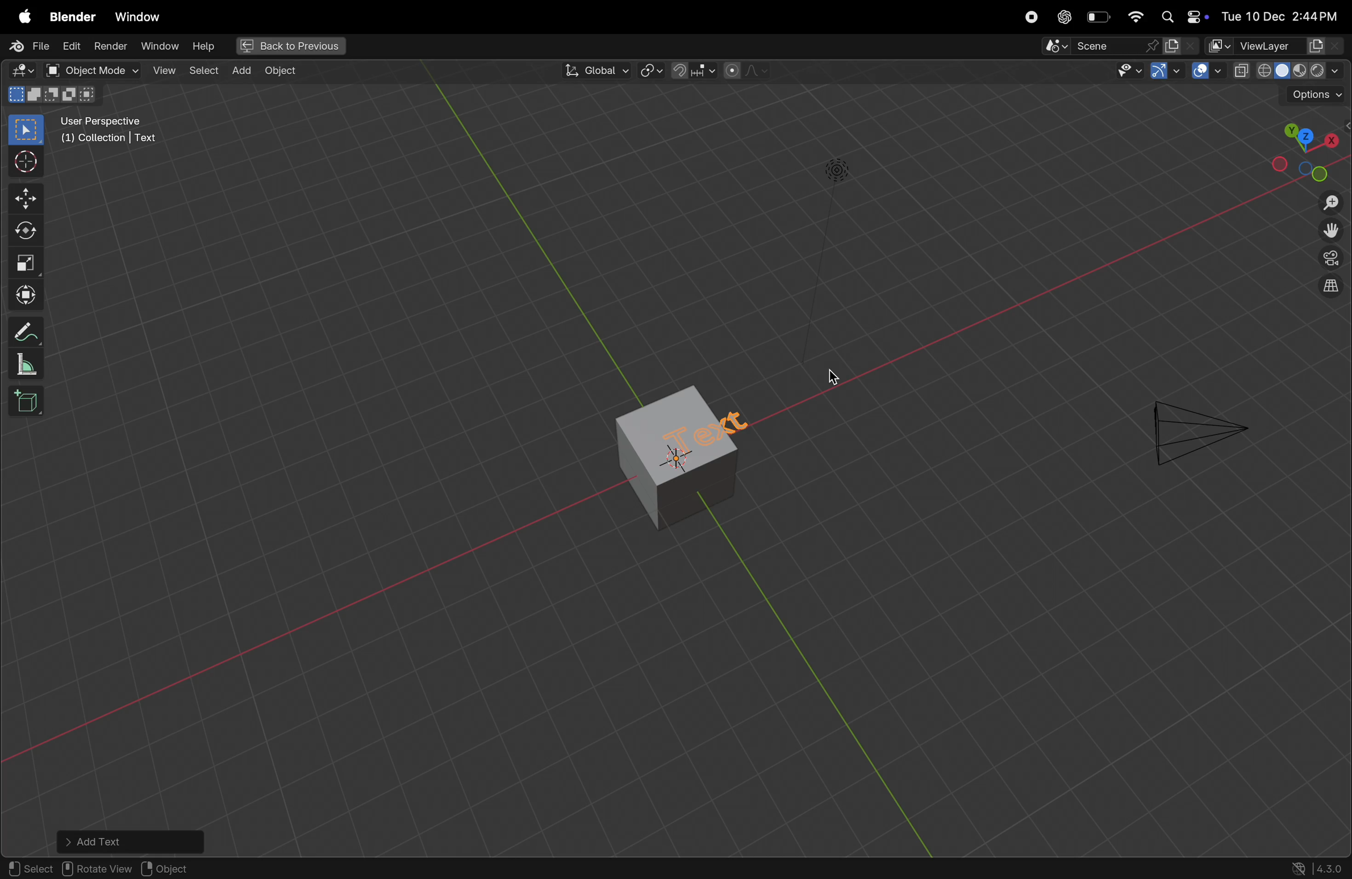  What do you see at coordinates (1135, 16) in the screenshot?
I see `wifi` at bounding box center [1135, 16].